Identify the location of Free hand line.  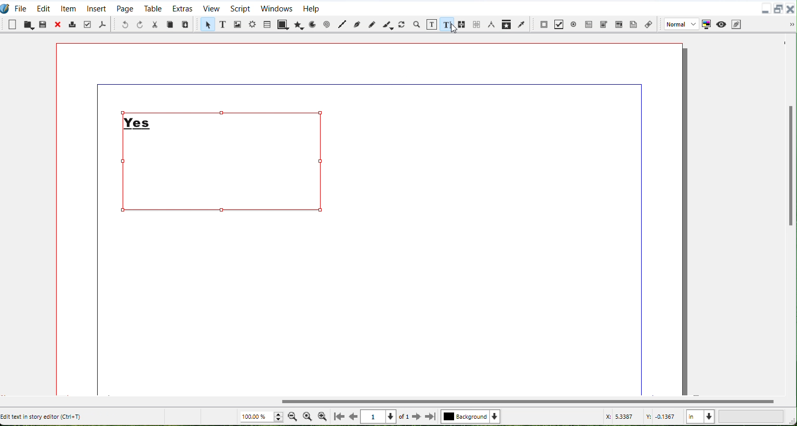
(371, 24).